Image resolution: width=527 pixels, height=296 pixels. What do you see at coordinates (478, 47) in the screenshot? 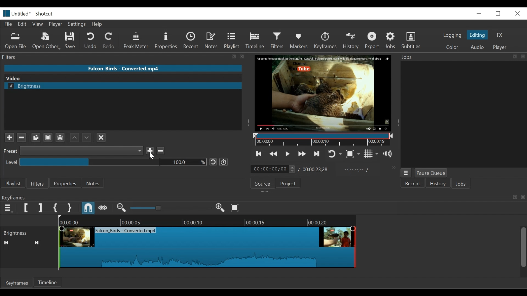
I see `Audio` at bounding box center [478, 47].